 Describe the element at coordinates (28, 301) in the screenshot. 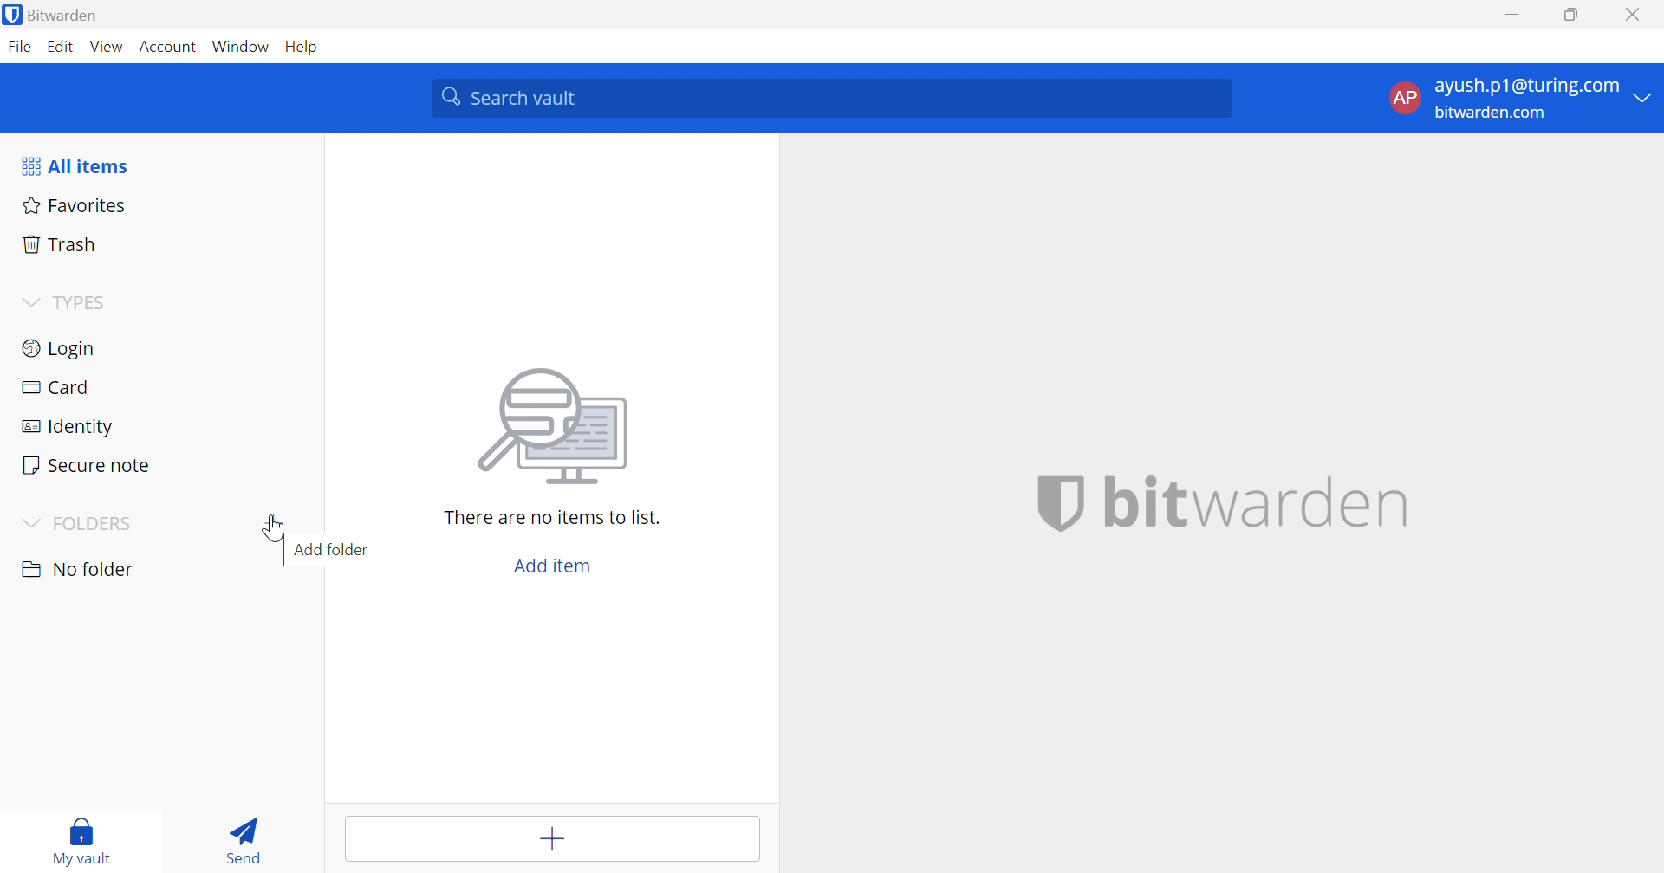

I see `Drop Down` at that location.